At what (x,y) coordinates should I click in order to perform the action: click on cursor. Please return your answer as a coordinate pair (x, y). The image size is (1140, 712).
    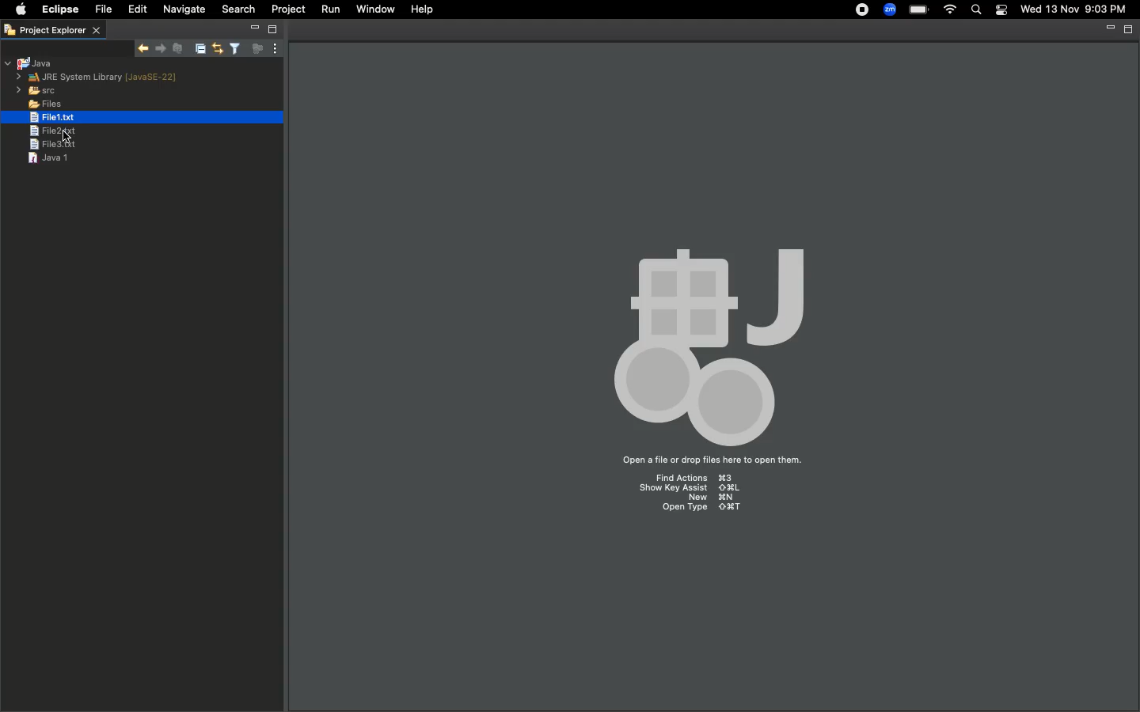
    Looking at the image, I should click on (75, 139).